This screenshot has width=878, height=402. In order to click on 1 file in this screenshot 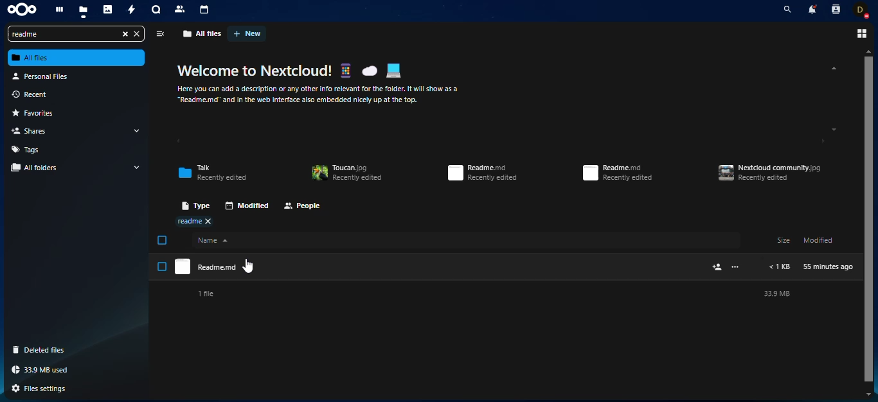, I will do `click(205, 294)`.